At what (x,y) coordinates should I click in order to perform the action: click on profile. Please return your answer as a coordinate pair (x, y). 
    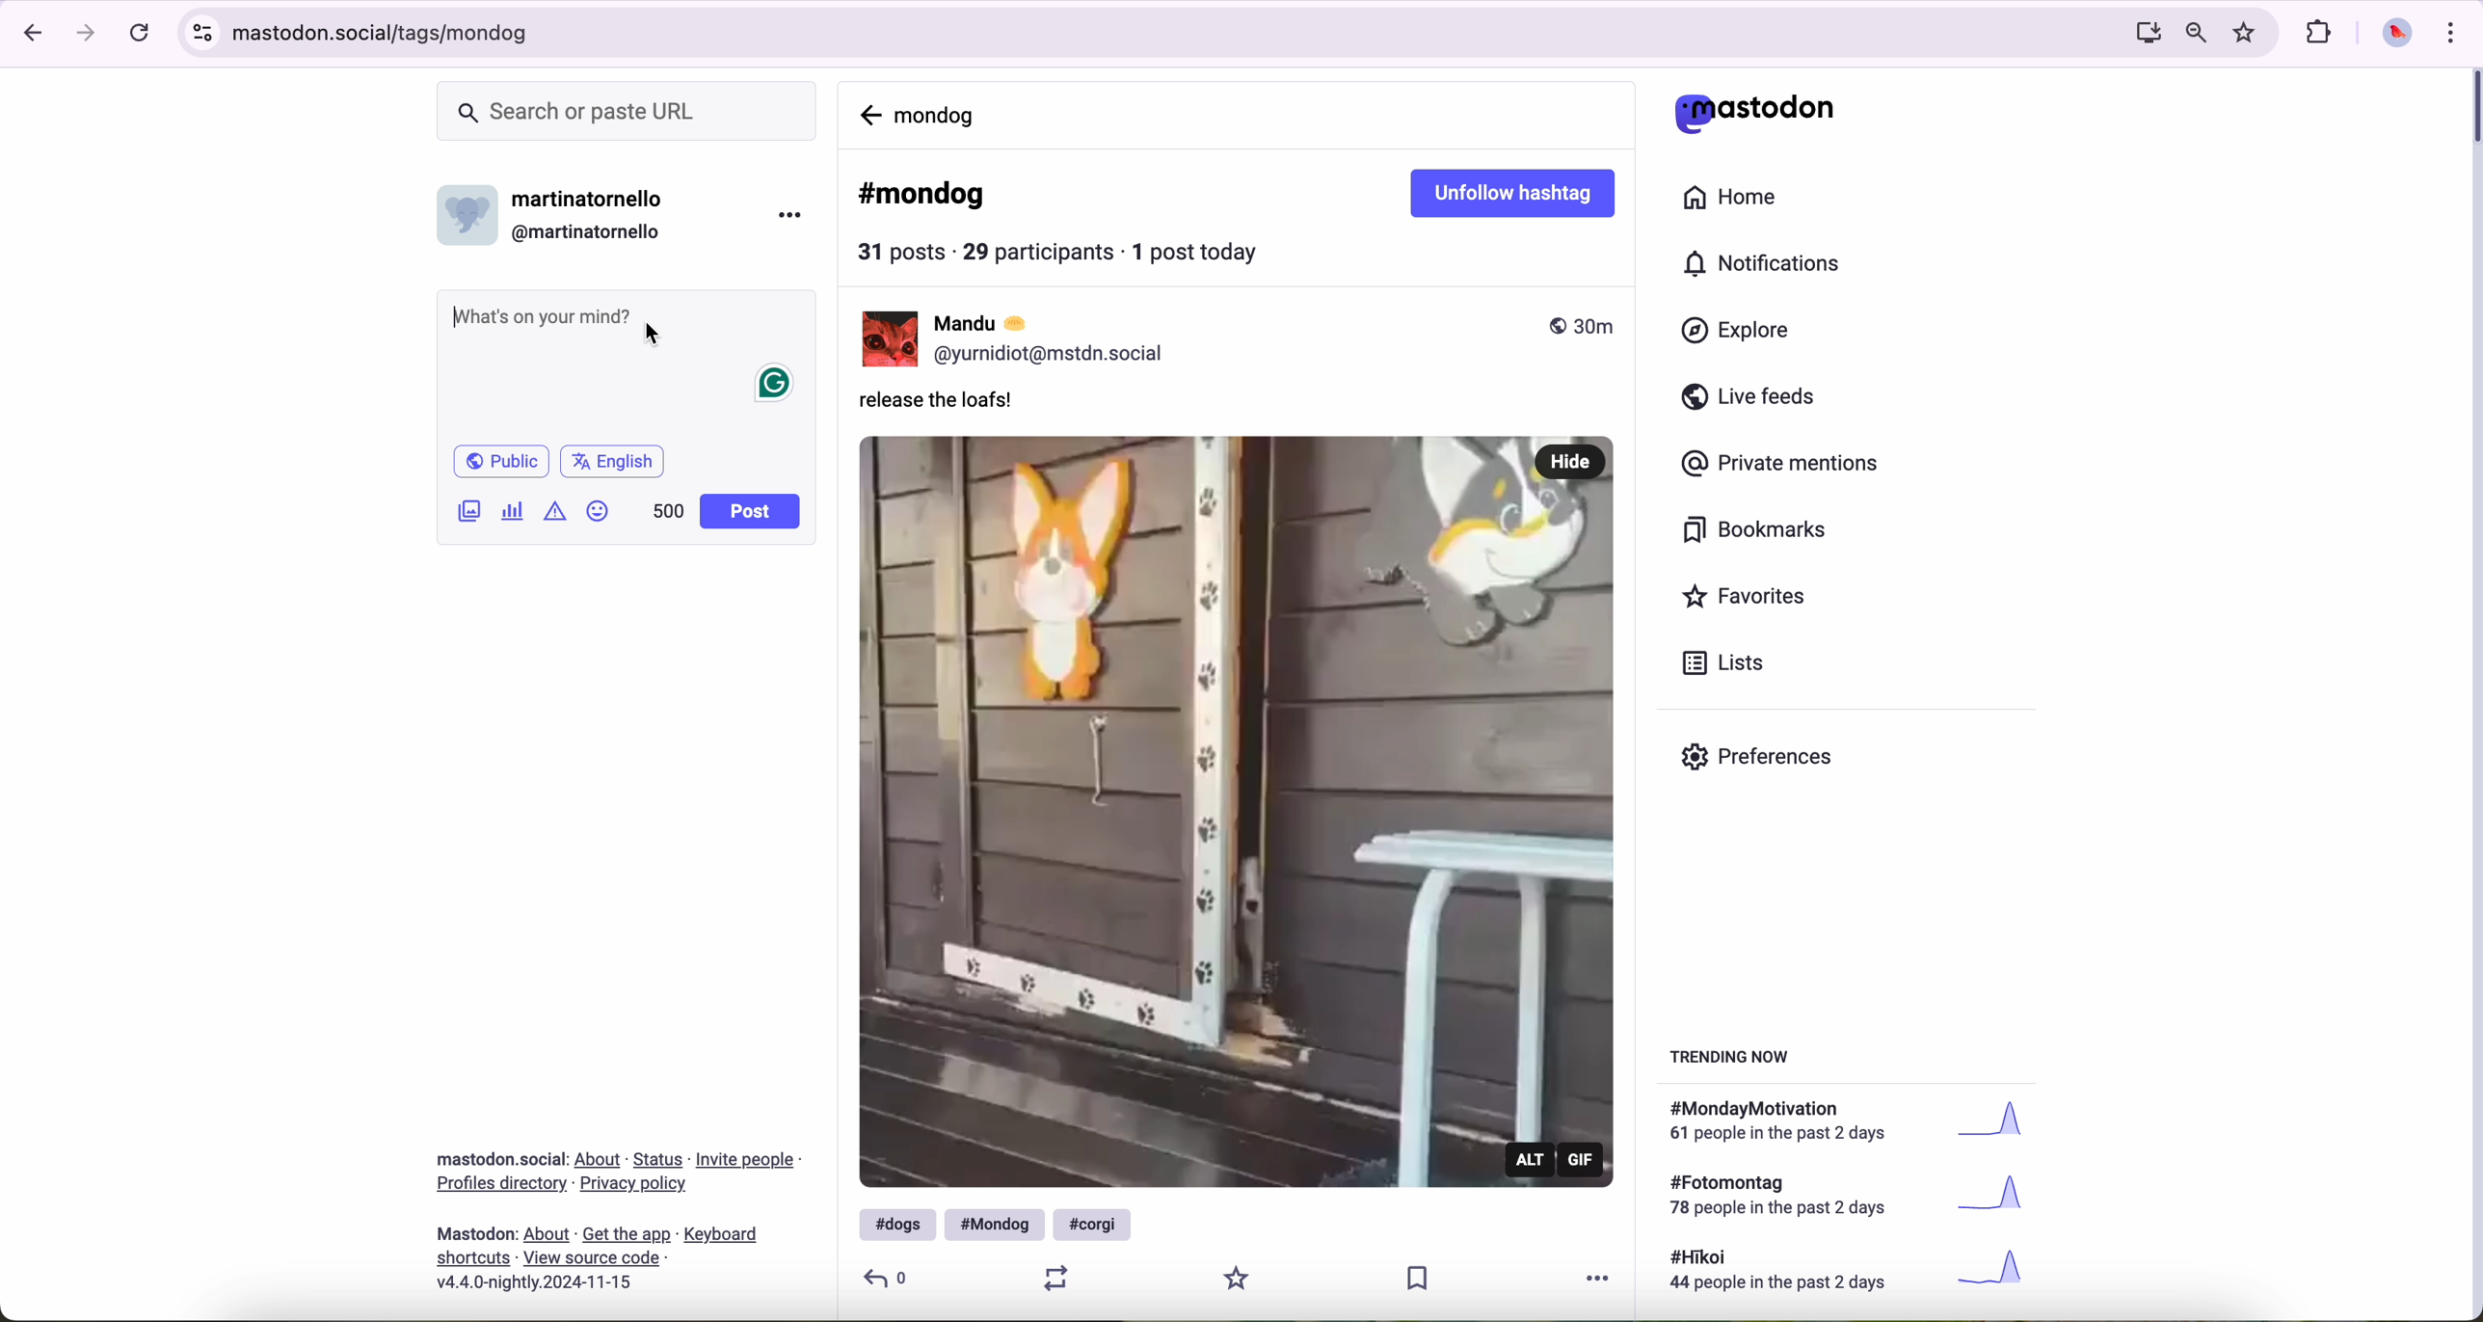
    Looking at the image, I should click on (468, 222).